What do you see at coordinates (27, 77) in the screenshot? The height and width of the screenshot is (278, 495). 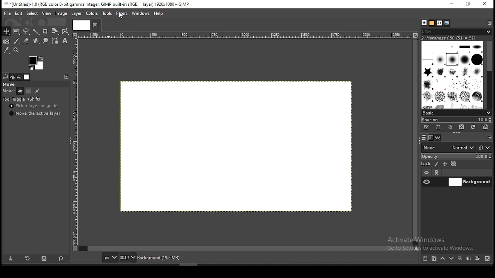 I see `images` at bounding box center [27, 77].